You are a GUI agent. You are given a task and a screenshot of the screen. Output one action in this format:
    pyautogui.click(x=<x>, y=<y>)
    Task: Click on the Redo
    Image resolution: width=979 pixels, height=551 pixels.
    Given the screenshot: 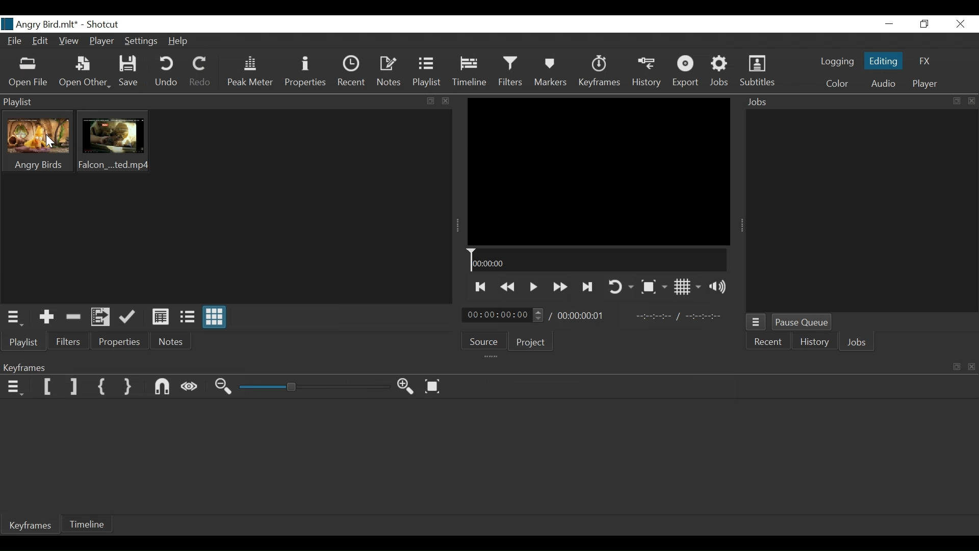 What is the action you would take?
    pyautogui.click(x=200, y=73)
    